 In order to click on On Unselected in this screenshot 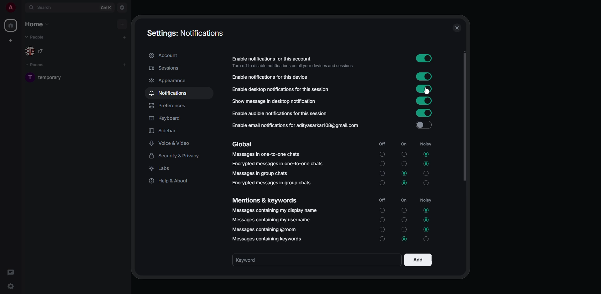, I will do `click(404, 229)`.